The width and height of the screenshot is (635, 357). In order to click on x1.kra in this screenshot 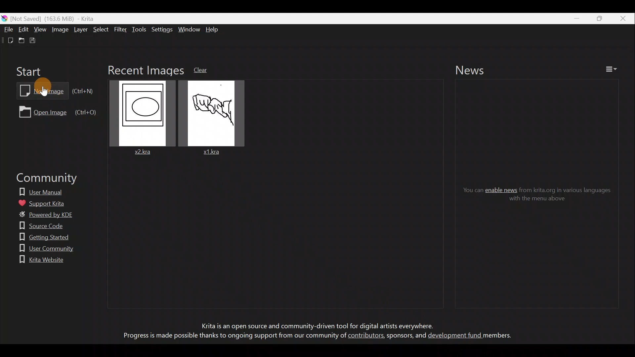, I will do `click(209, 118)`.